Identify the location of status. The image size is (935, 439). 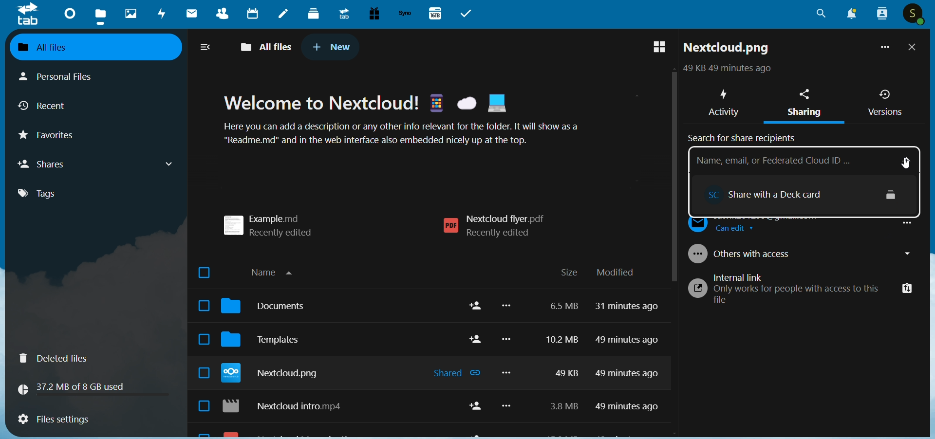
(725, 70).